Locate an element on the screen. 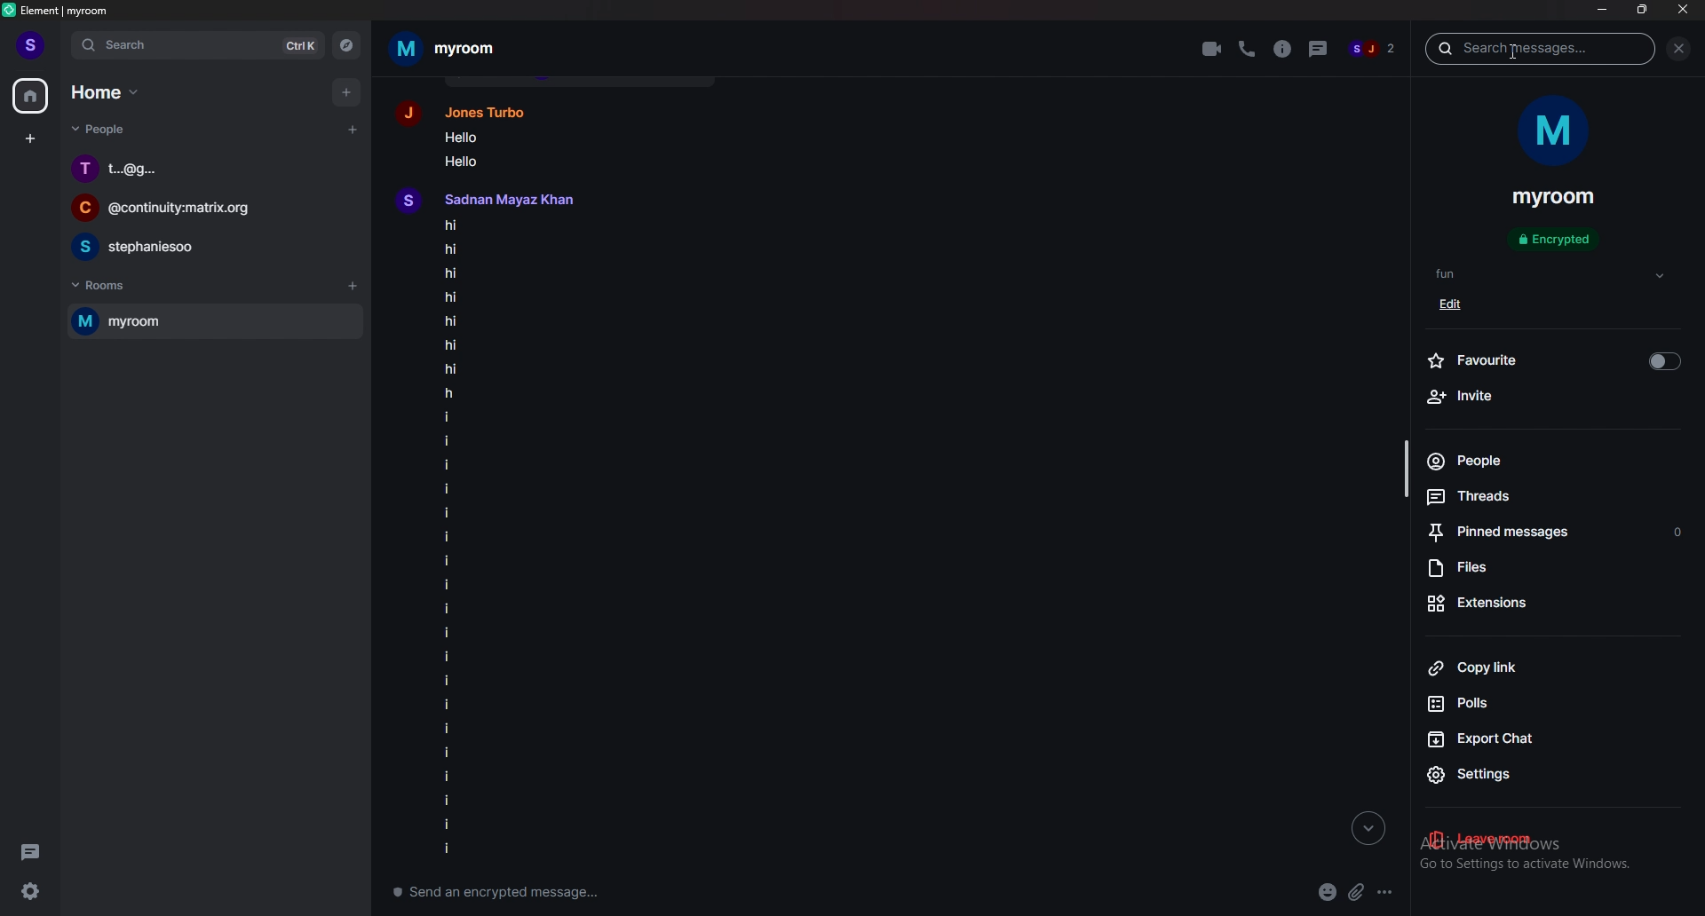 Image resolution: width=1705 pixels, height=916 pixels. video call is located at coordinates (1213, 50).